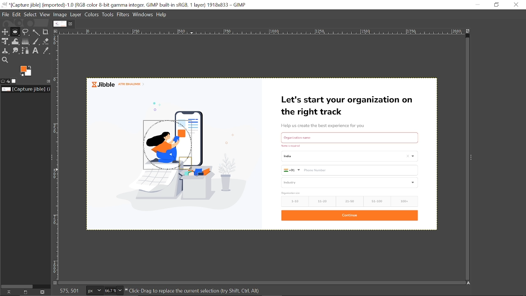 The image size is (526, 296). I want to click on Zoom options, so click(119, 291).